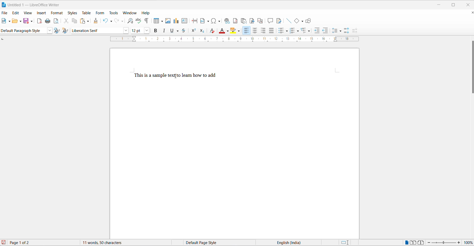  What do you see at coordinates (29, 13) in the screenshot?
I see `view` at bounding box center [29, 13].